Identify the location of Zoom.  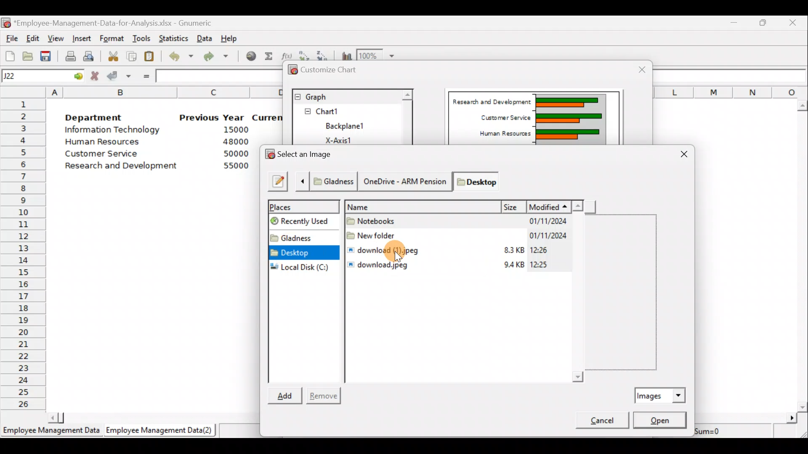
(379, 55).